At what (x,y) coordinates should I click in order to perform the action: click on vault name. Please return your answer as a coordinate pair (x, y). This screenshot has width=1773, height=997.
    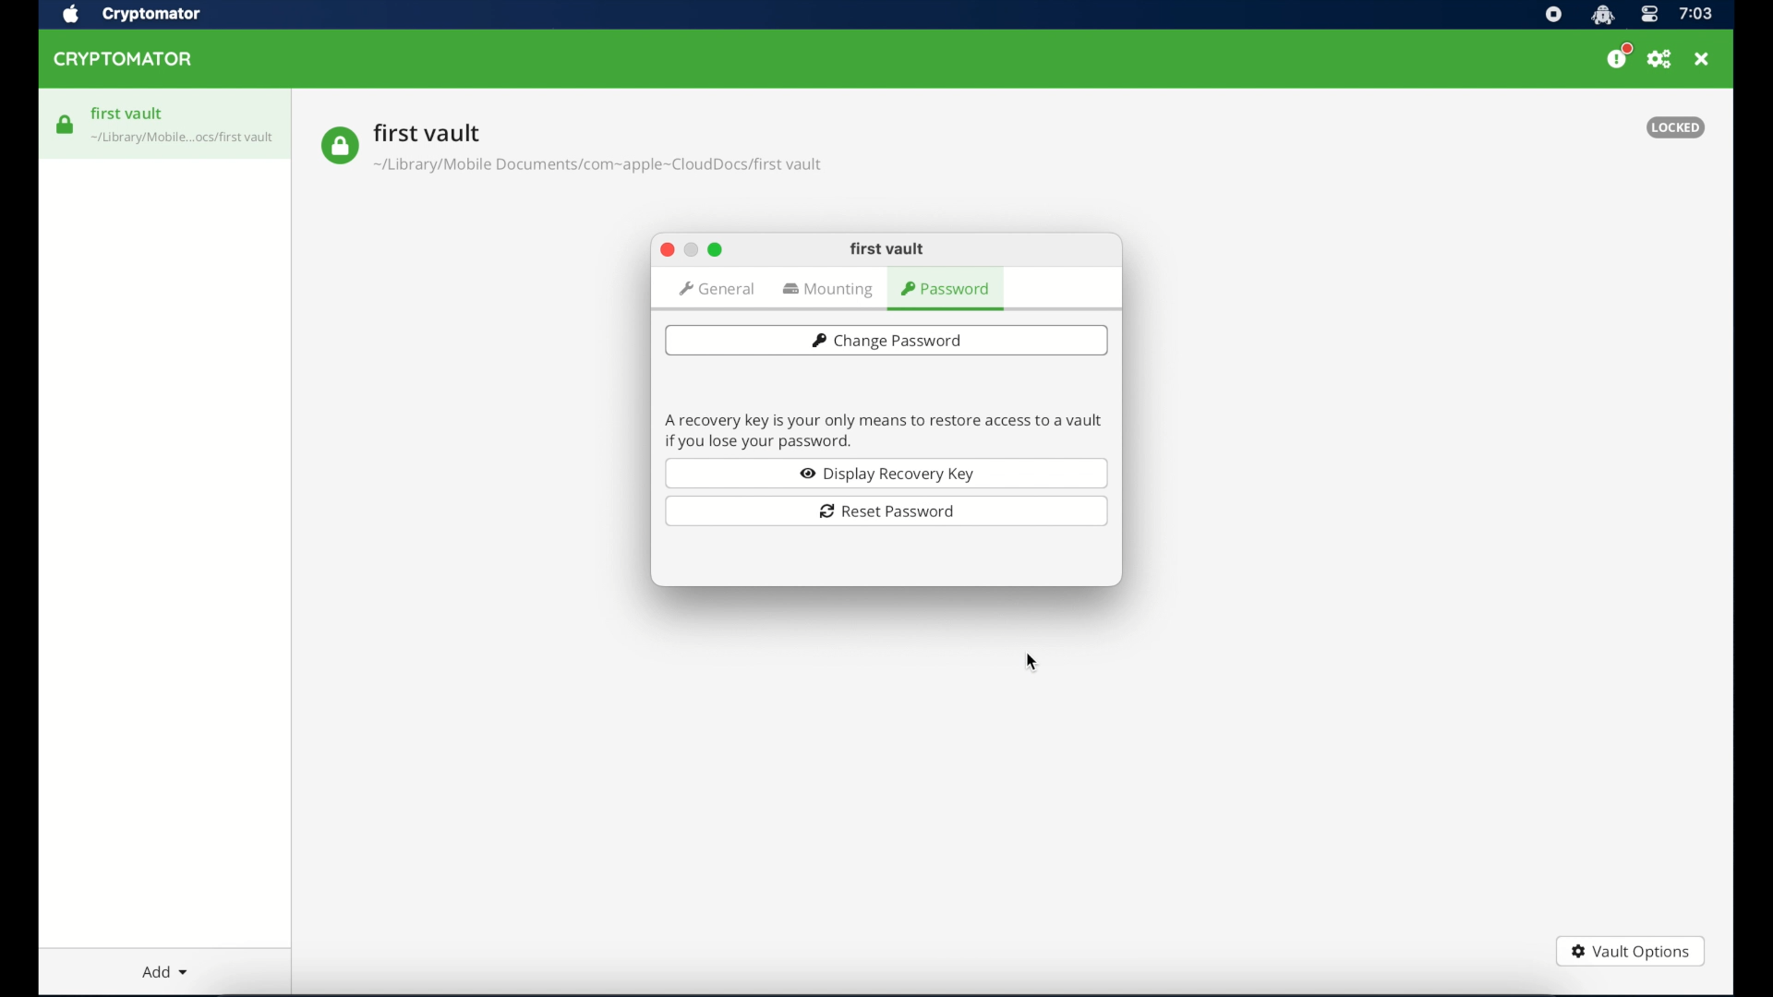
    Looking at the image, I should click on (428, 132).